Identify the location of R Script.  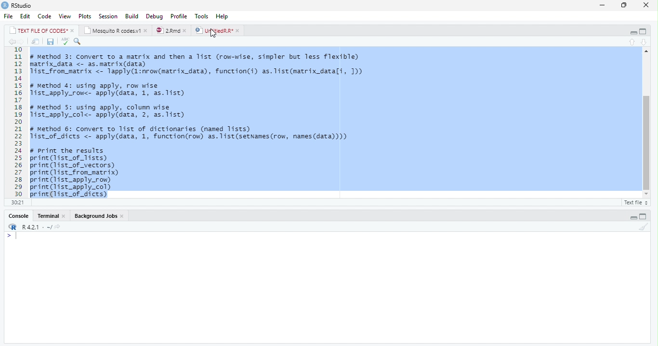
(636, 202).